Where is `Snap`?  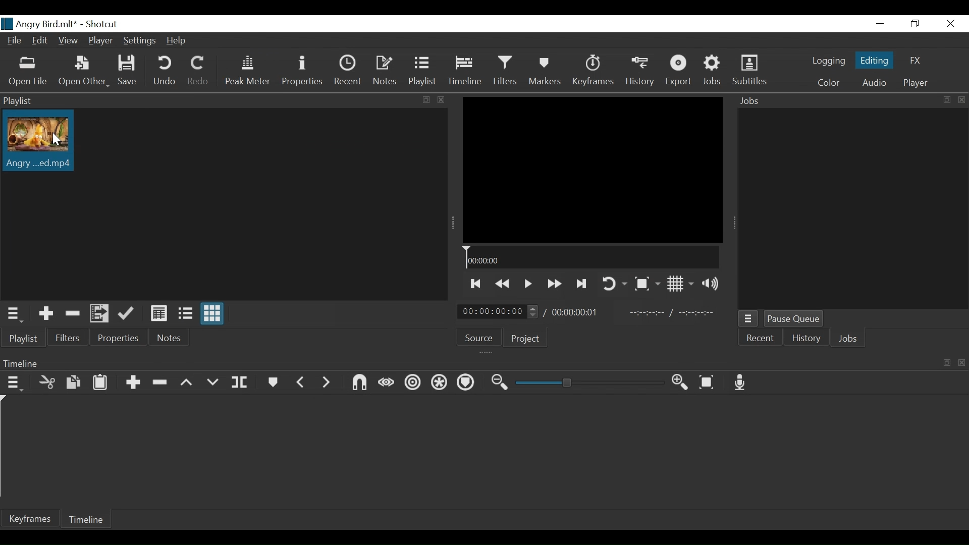 Snap is located at coordinates (359, 383).